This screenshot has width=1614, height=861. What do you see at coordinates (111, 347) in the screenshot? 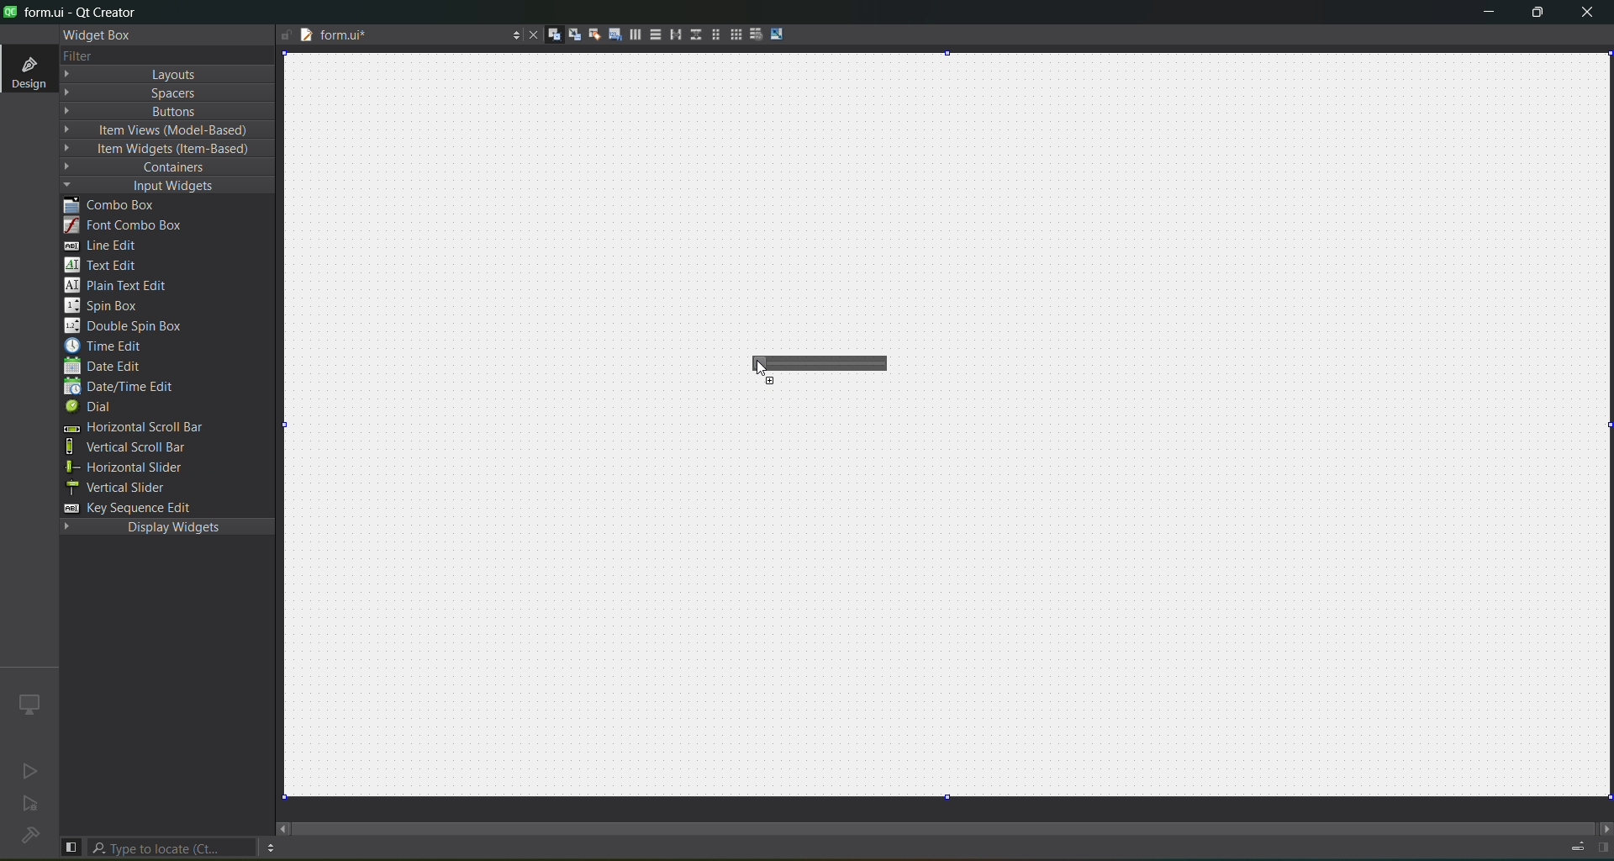
I see `time edit` at bounding box center [111, 347].